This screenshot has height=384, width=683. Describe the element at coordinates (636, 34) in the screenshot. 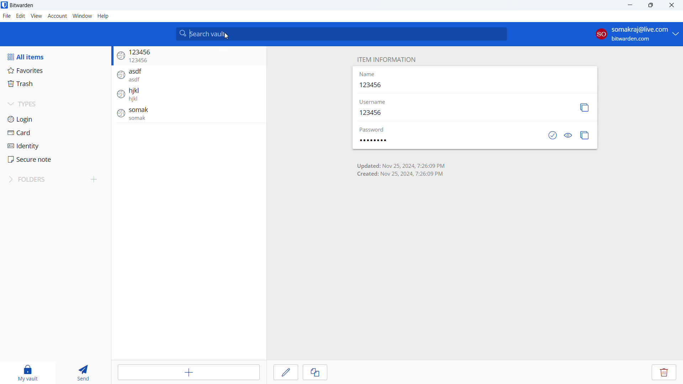

I see `account` at that location.